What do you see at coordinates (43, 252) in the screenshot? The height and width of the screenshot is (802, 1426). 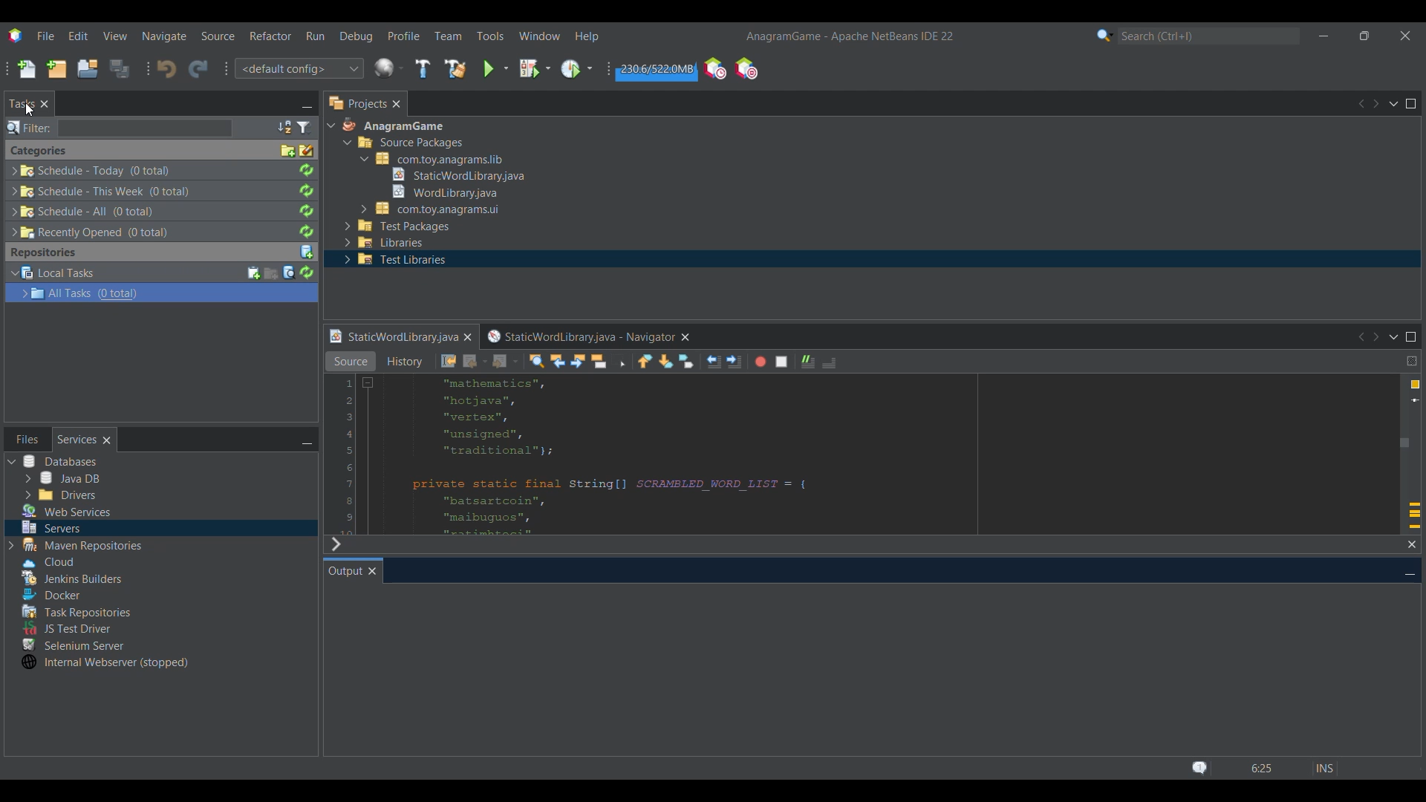 I see `Section title` at bounding box center [43, 252].